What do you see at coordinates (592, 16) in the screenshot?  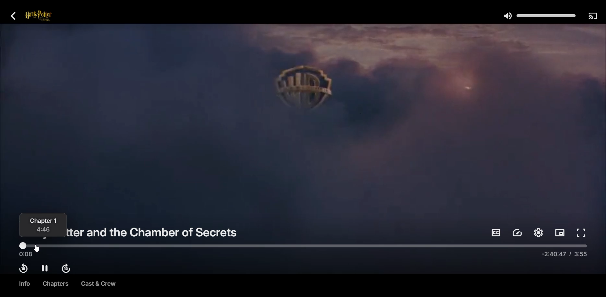 I see `Play on another device` at bounding box center [592, 16].